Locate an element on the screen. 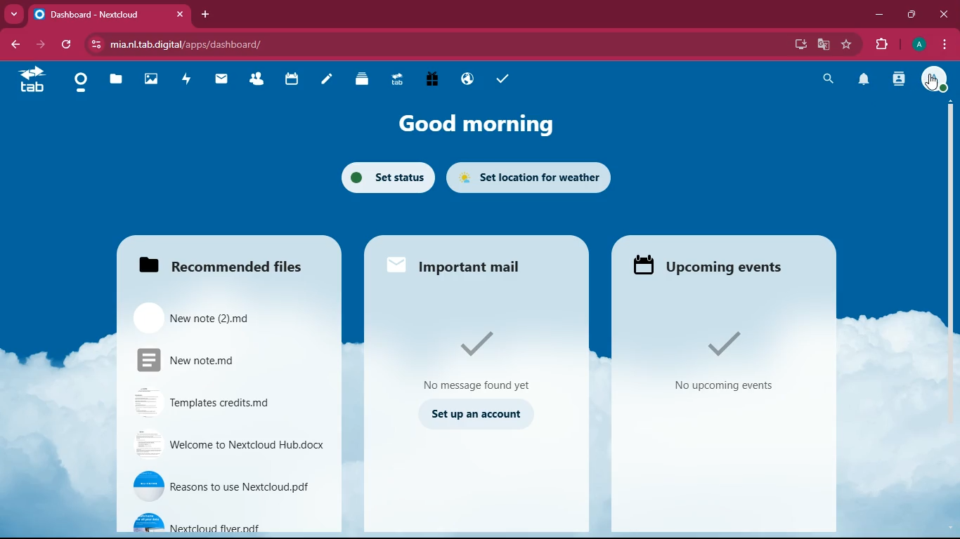 This screenshot has height=539, width=960. set location for weather is located at coordinates (531, 175).